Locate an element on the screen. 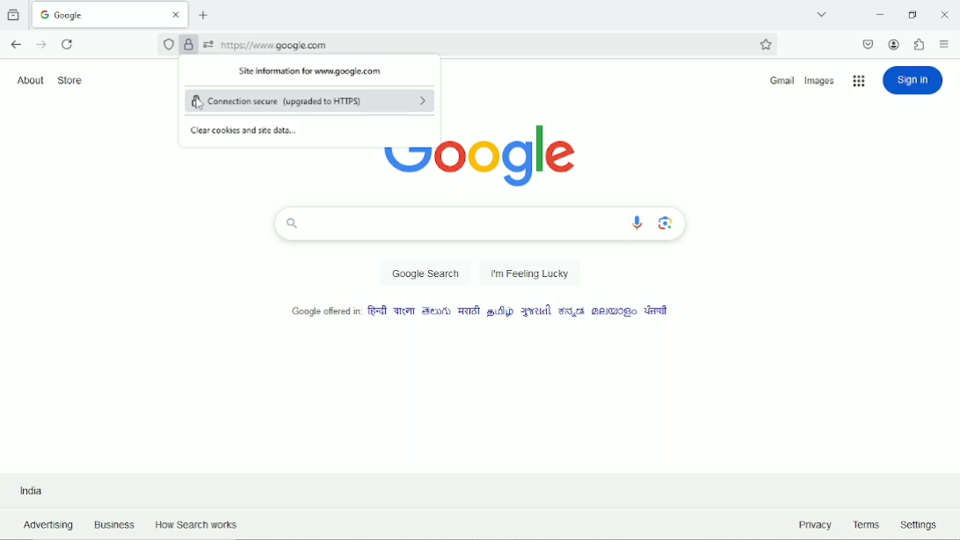  cursor is located at coordinates (202, 106).